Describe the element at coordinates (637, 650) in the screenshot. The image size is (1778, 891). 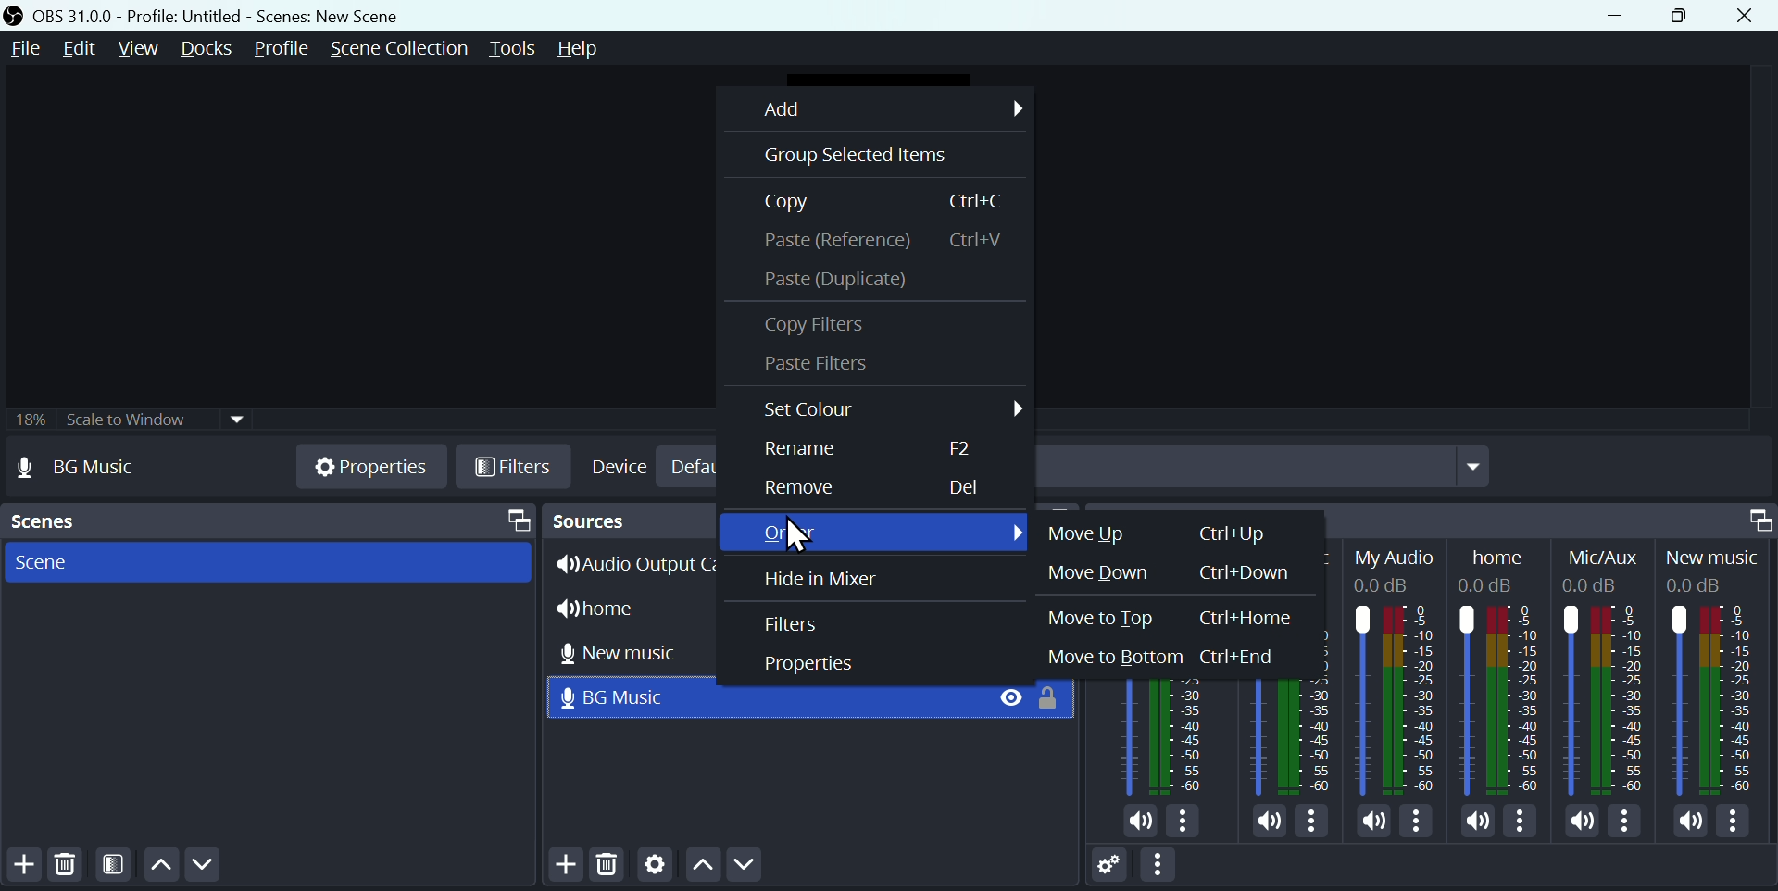
I see `New music` at that location.